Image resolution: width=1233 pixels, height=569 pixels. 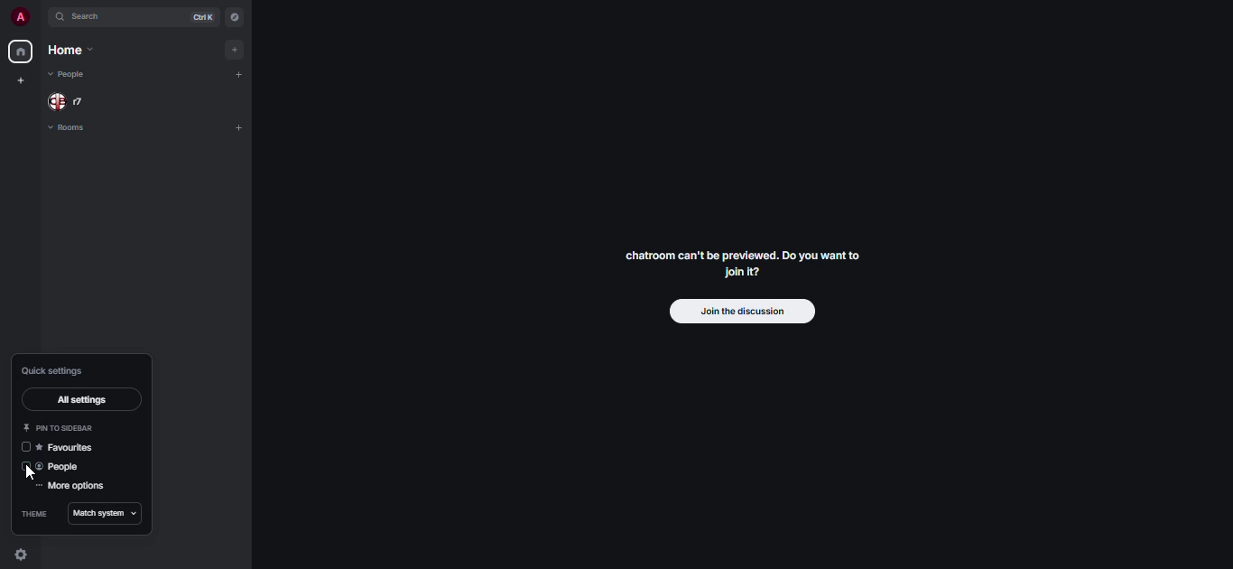 I want to click on add, so click(x=241, y=126).